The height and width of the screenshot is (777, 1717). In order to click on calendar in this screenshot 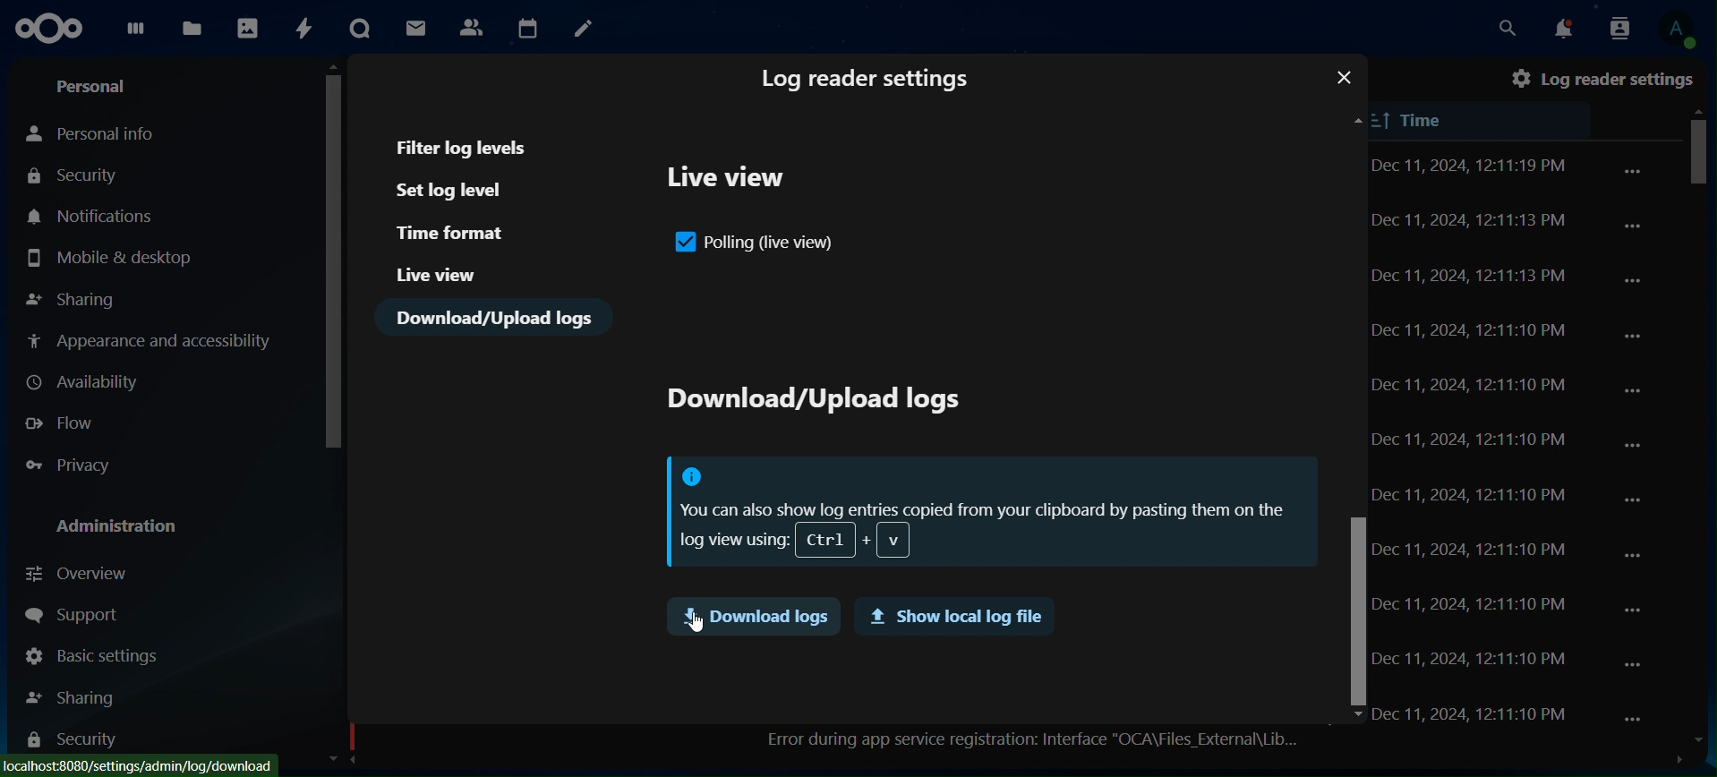, I will do `click(527, 26)`.